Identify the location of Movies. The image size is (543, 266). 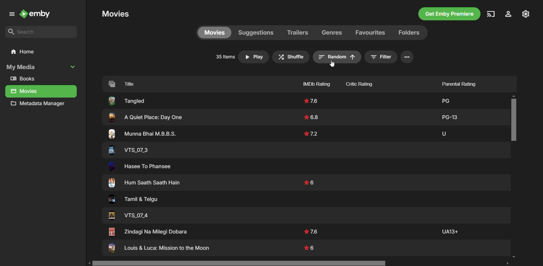
(24, 91).